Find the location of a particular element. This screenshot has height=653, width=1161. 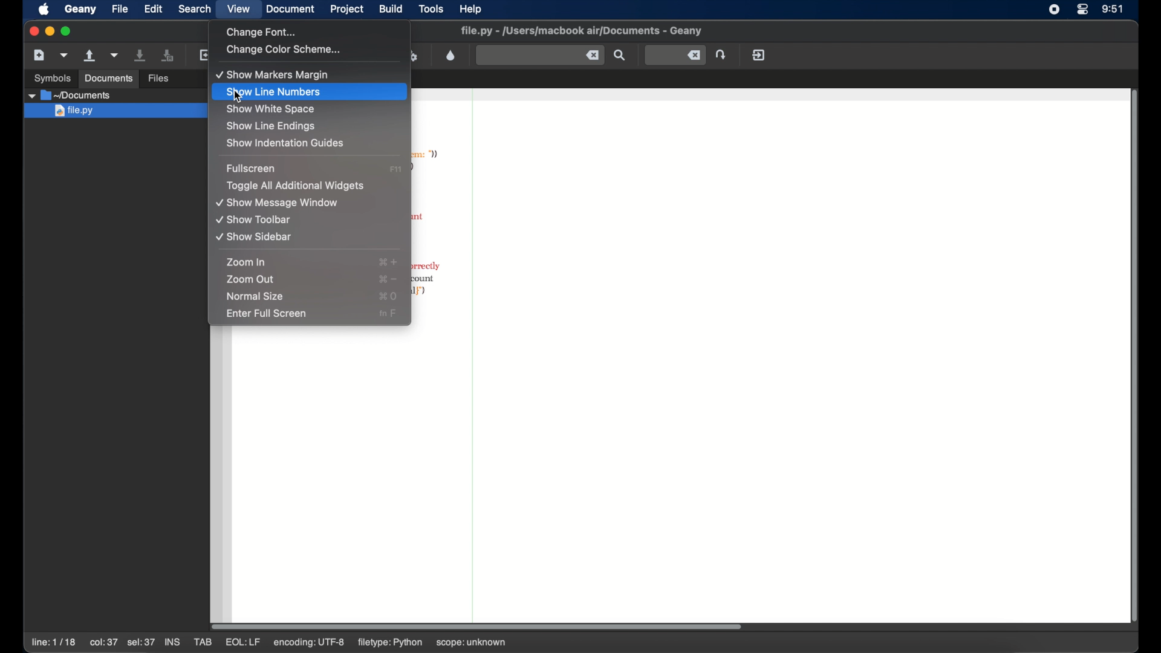

tab is located at coordinates (203, 642).